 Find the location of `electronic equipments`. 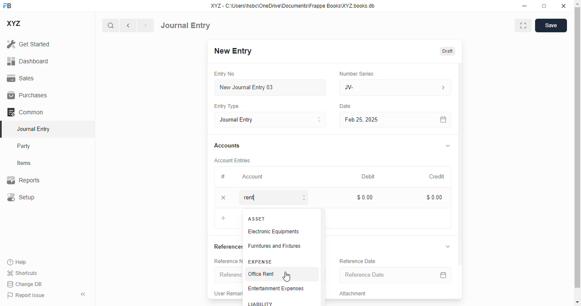

electronic equipments is located at coordinates (273, 231).